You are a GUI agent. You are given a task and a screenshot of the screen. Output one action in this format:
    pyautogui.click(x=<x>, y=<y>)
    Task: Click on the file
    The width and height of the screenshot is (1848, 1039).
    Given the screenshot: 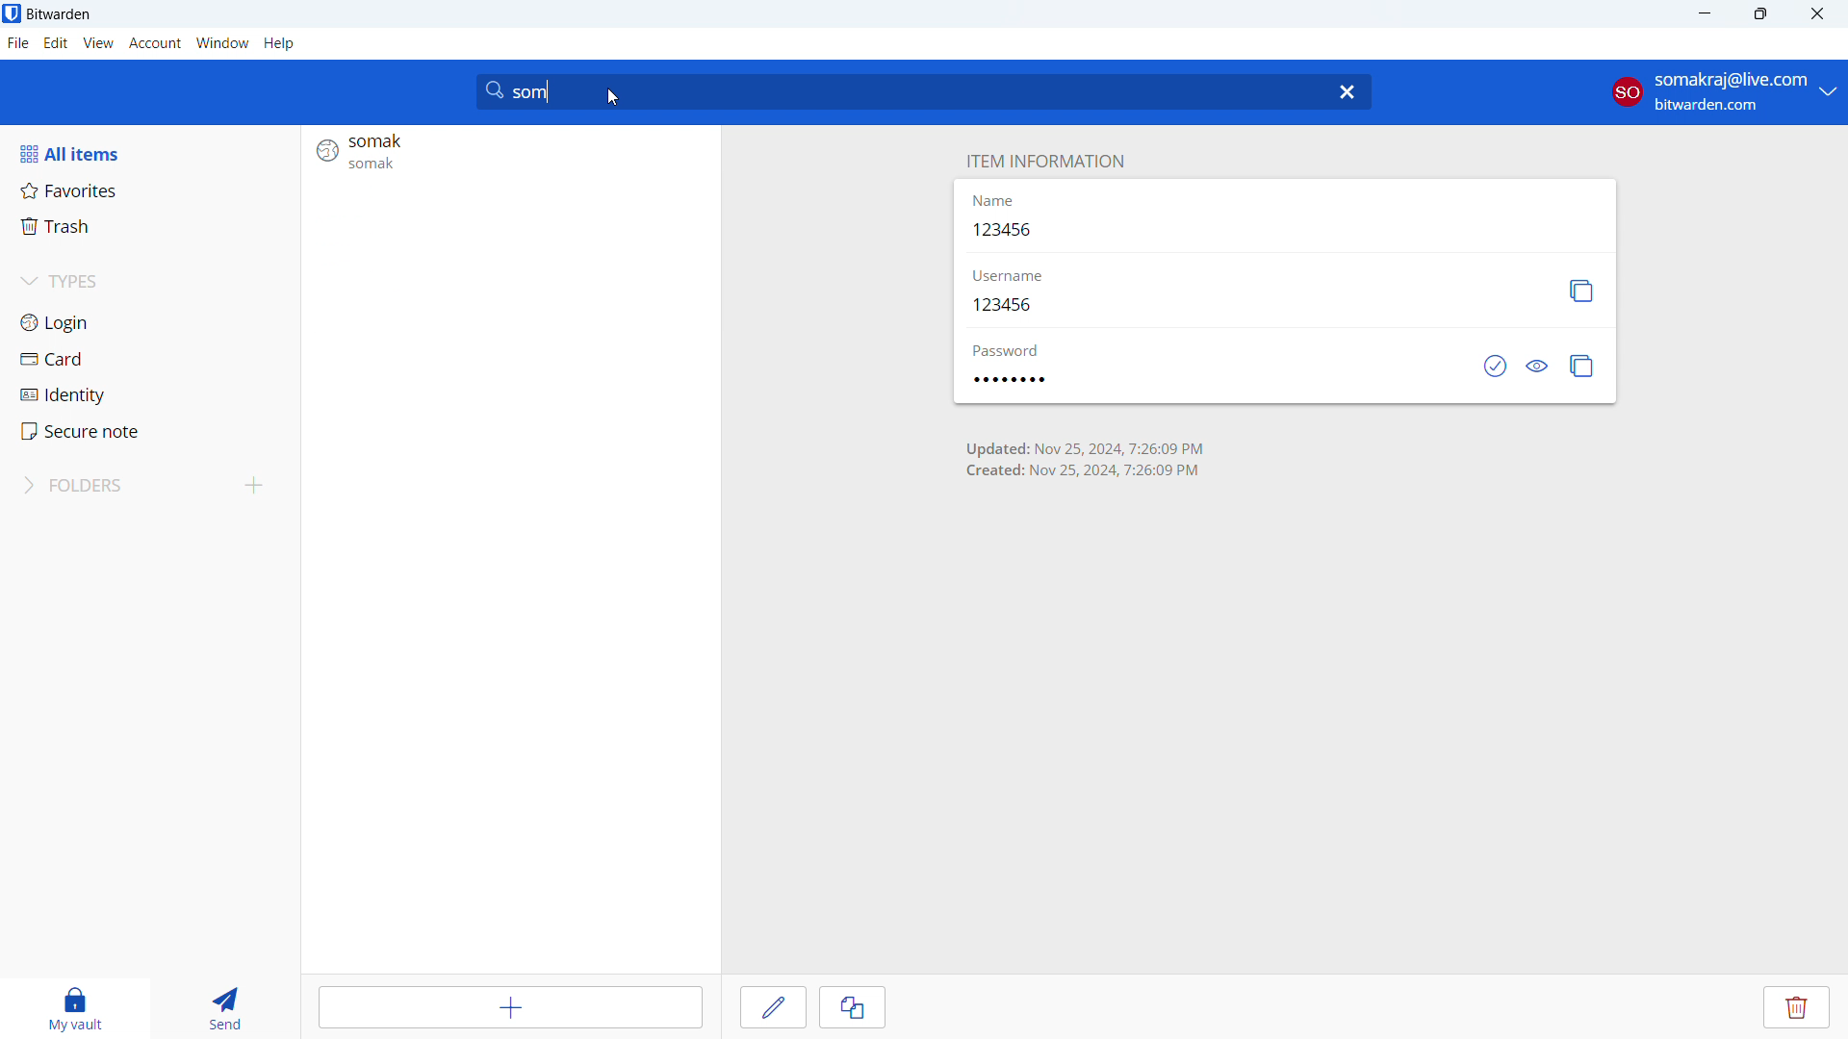 What is the action you would take?
    pyautogui.click(x=17, y=43)
    